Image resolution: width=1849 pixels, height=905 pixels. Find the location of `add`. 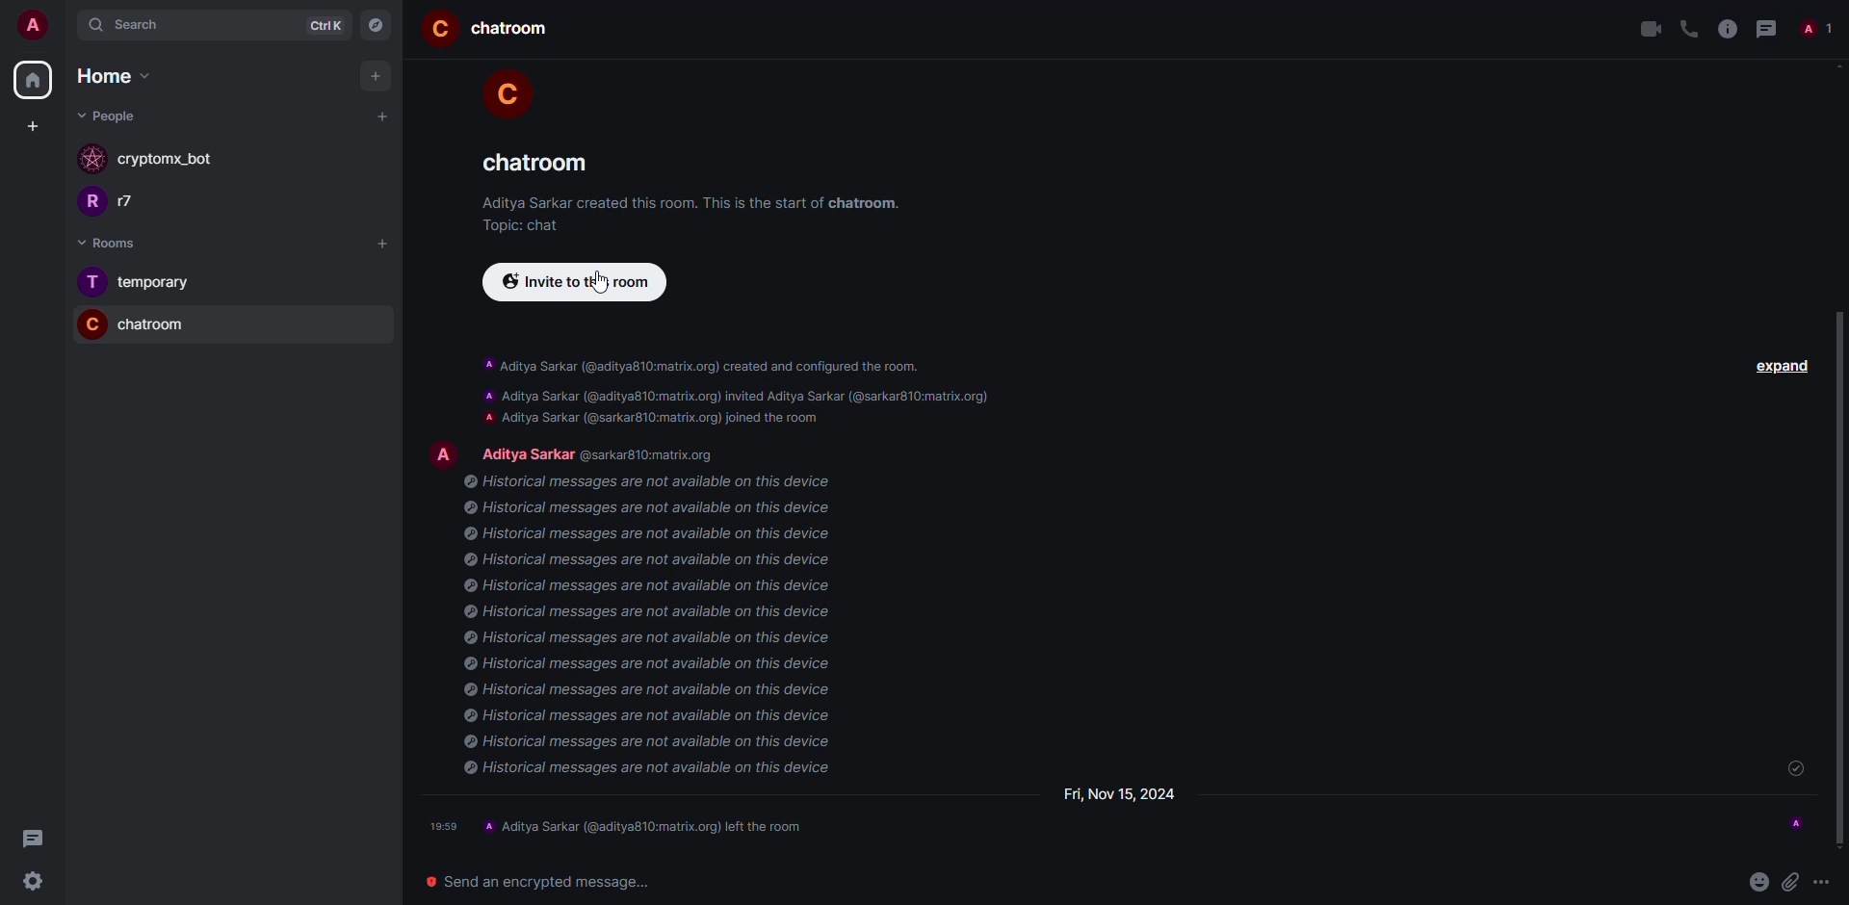

add is located at coordinates (376, 76).